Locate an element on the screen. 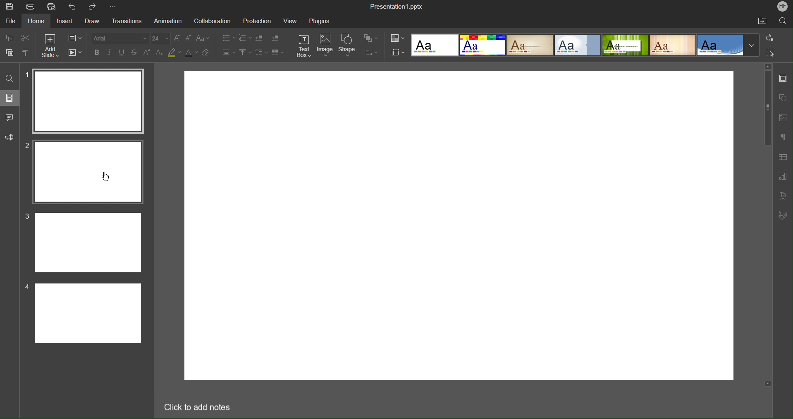  scroll up is located at coordinates (767, 66).